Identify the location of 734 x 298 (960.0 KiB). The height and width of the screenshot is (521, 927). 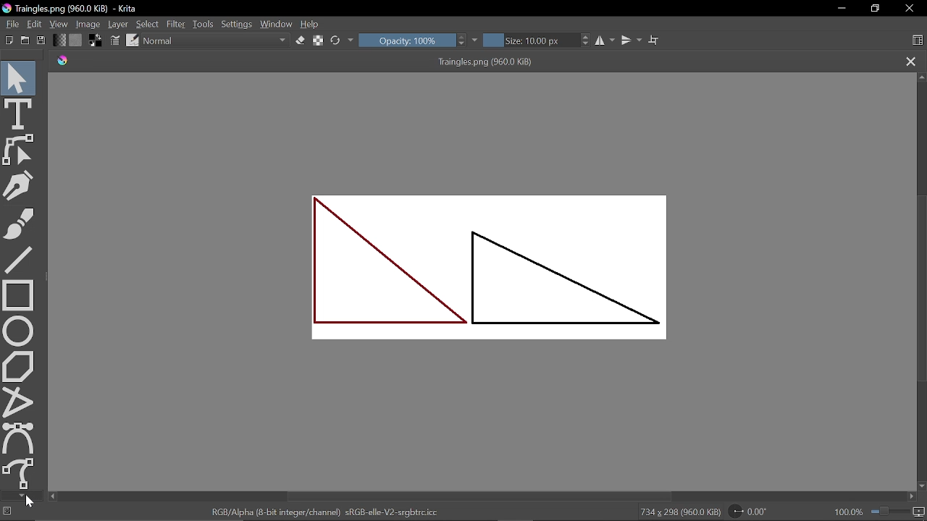
(679, 512).